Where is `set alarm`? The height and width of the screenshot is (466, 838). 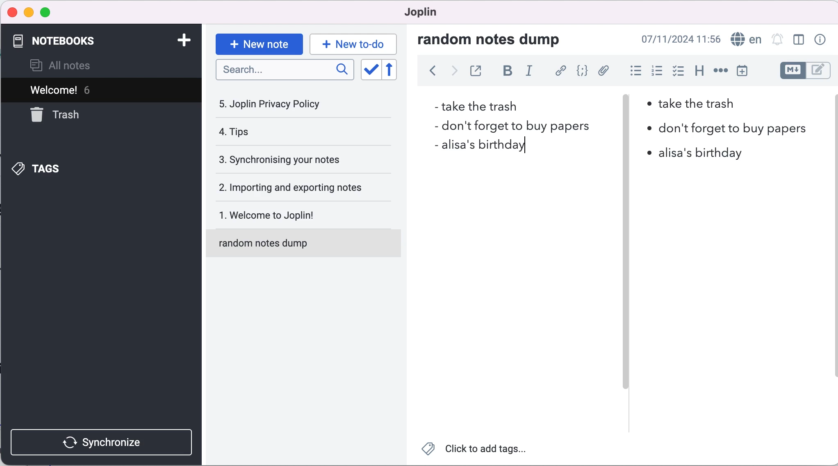
set alarm is located at coordinates (777, 40).